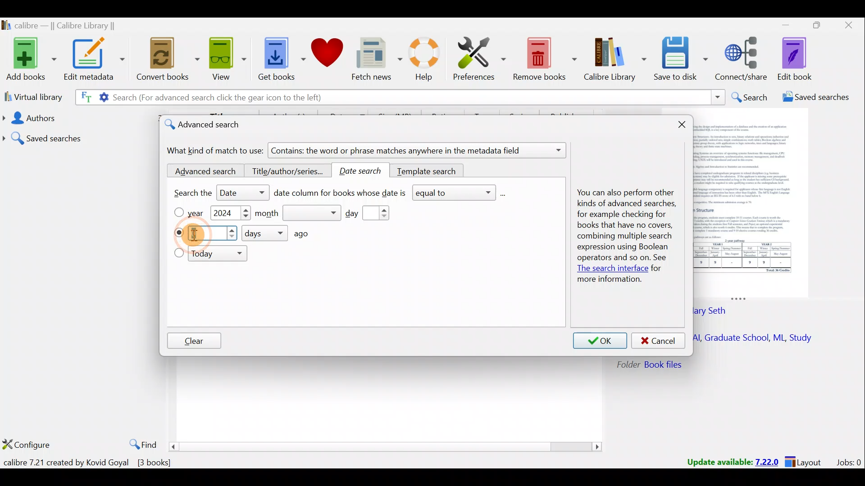 The image size is (865, 486). What do you see at coordinates (525, 97) in the screenshot?
I see `Search bar` at bounding box center [525, 97].